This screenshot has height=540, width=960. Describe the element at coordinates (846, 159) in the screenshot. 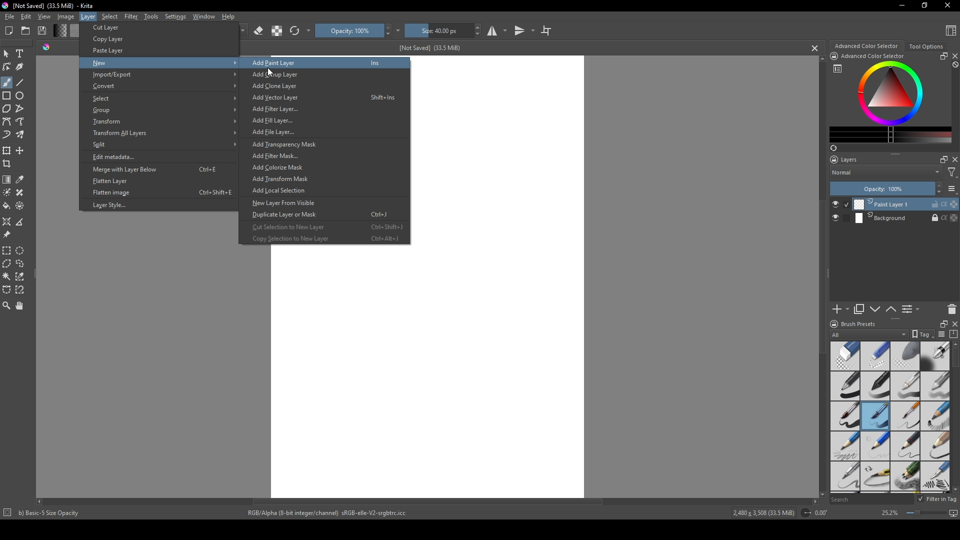

I see `Layers` at that location.